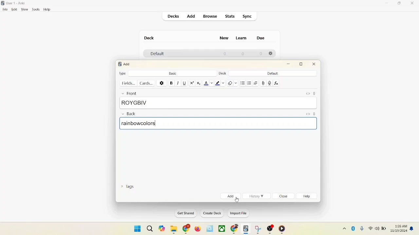 This screenshot has height=235, width=419. What do you see at coordinates (273, 73) in the screenshot?
I see `default` at bounding box center [273, 73].